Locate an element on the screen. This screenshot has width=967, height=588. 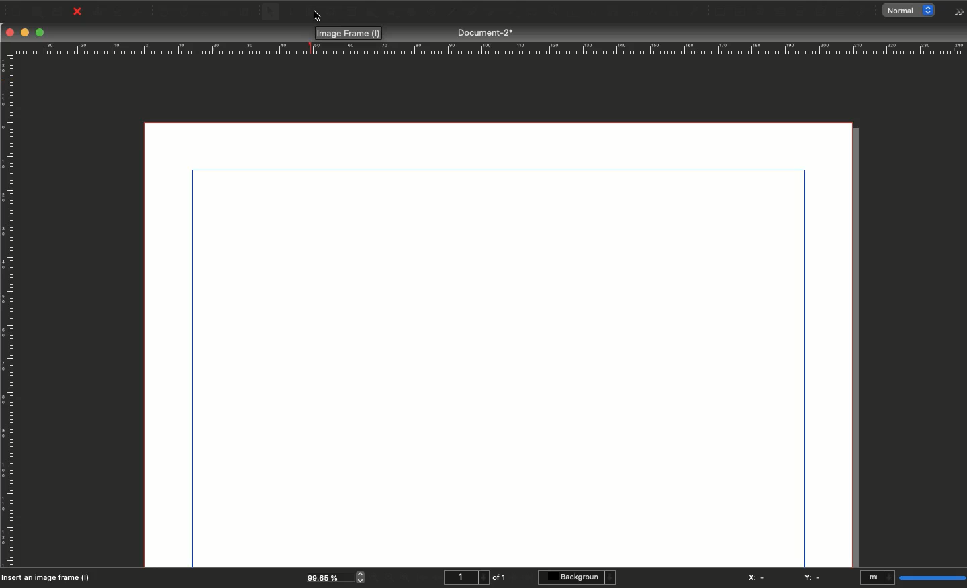
Eye dropper is located at coordinates (694, 12).